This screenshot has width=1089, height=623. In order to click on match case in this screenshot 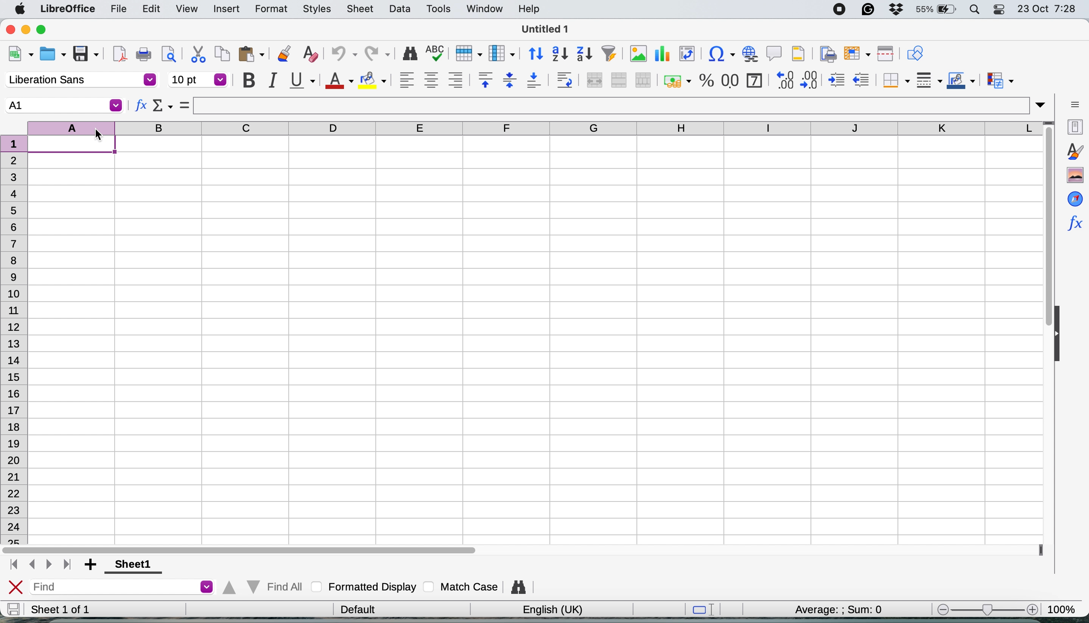, I will do `click(463, 587)`.